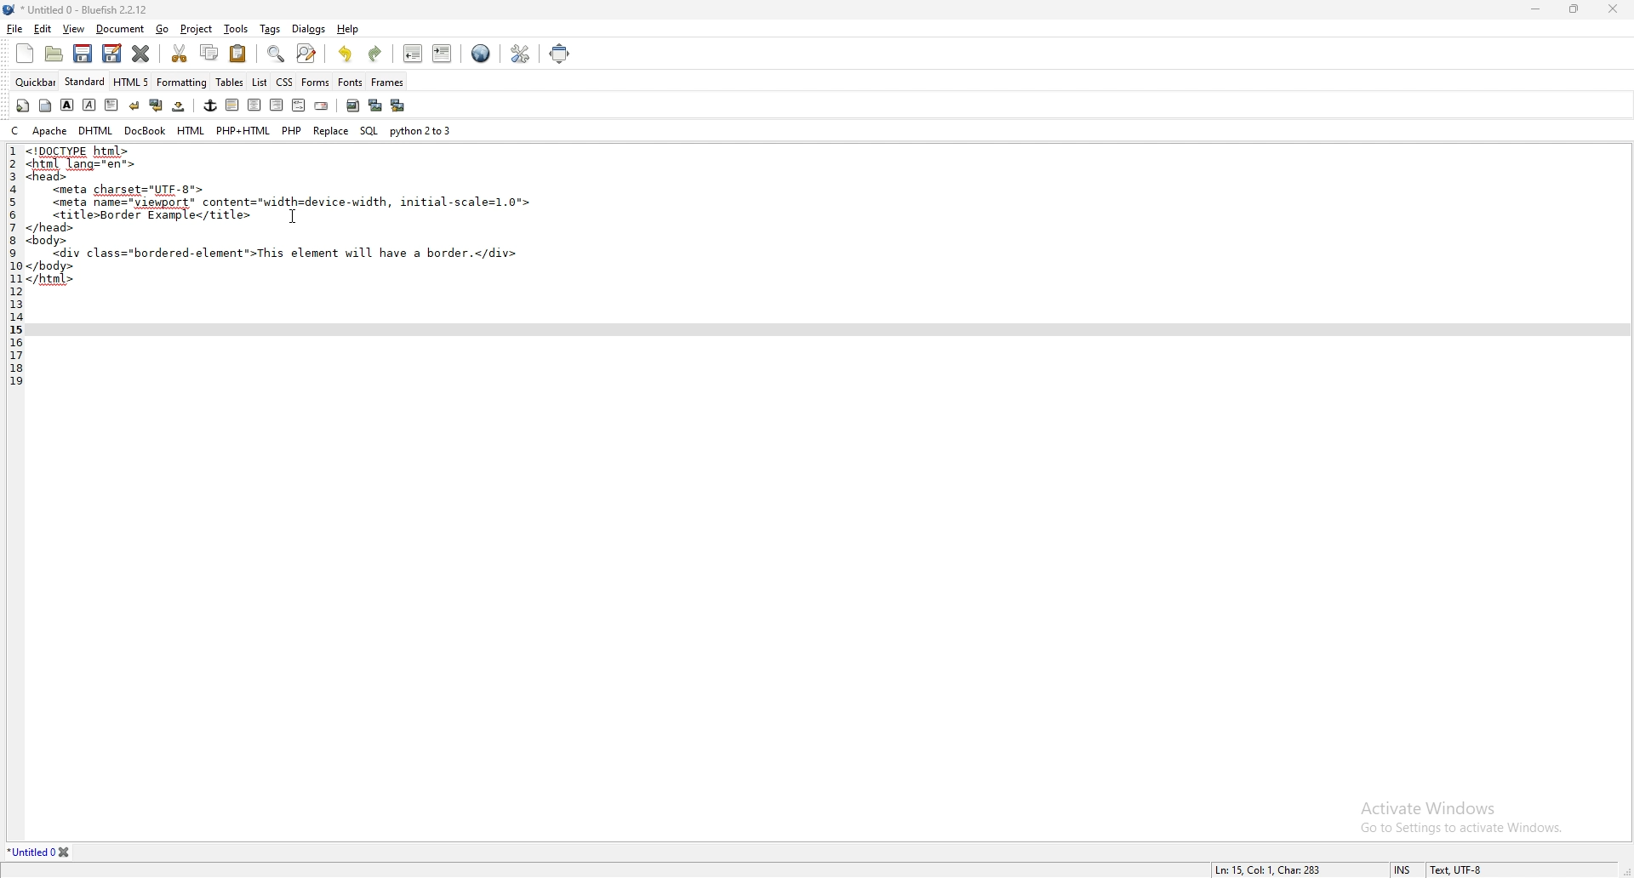 The height and width of the screenshot is (878, 1634). I want to click on tags, so click(271, 30).